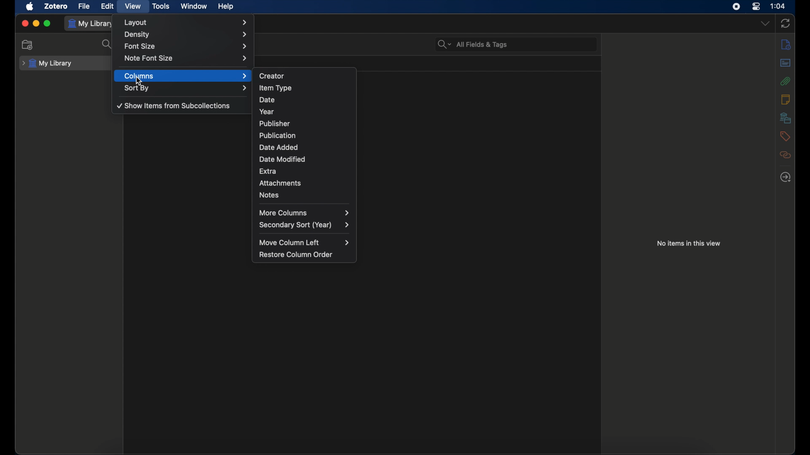  What do you see at coordinates (186, 76) in the screenshot?
I see `columns` at bounding box center [186, 76].